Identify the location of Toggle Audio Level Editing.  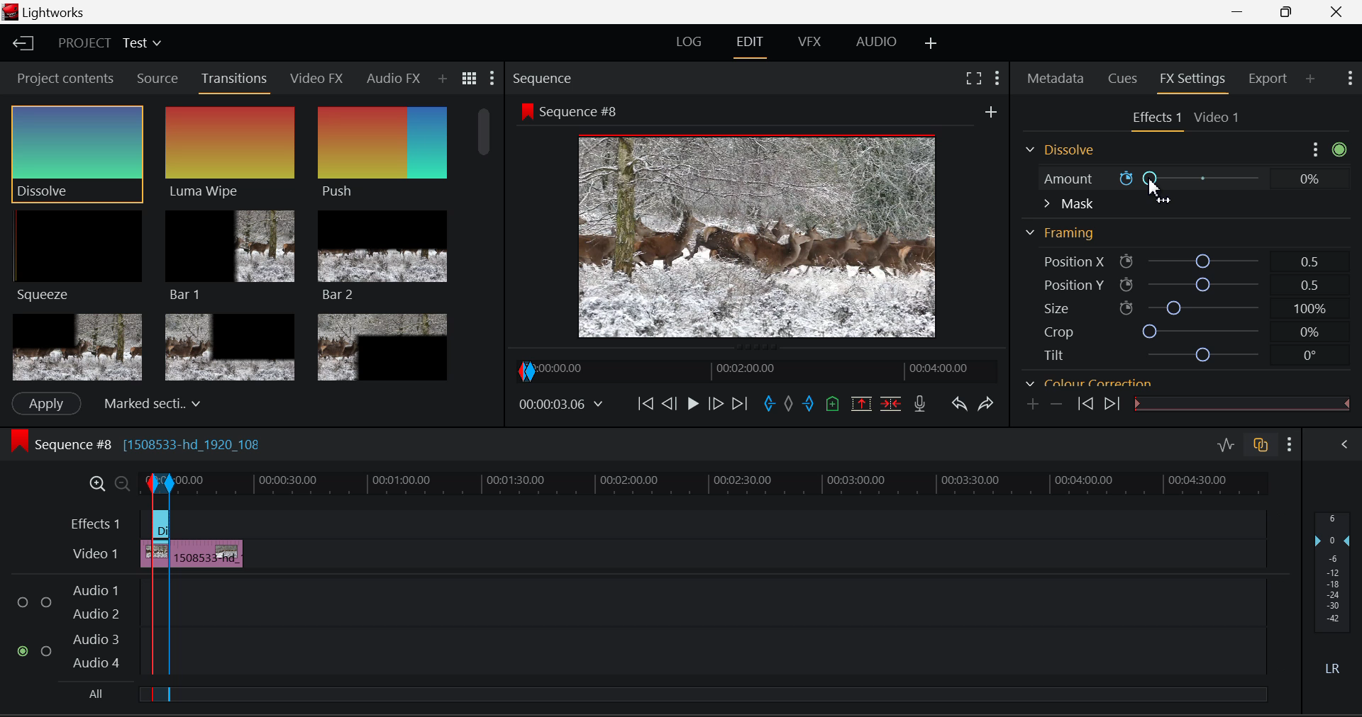
(1227, 446).